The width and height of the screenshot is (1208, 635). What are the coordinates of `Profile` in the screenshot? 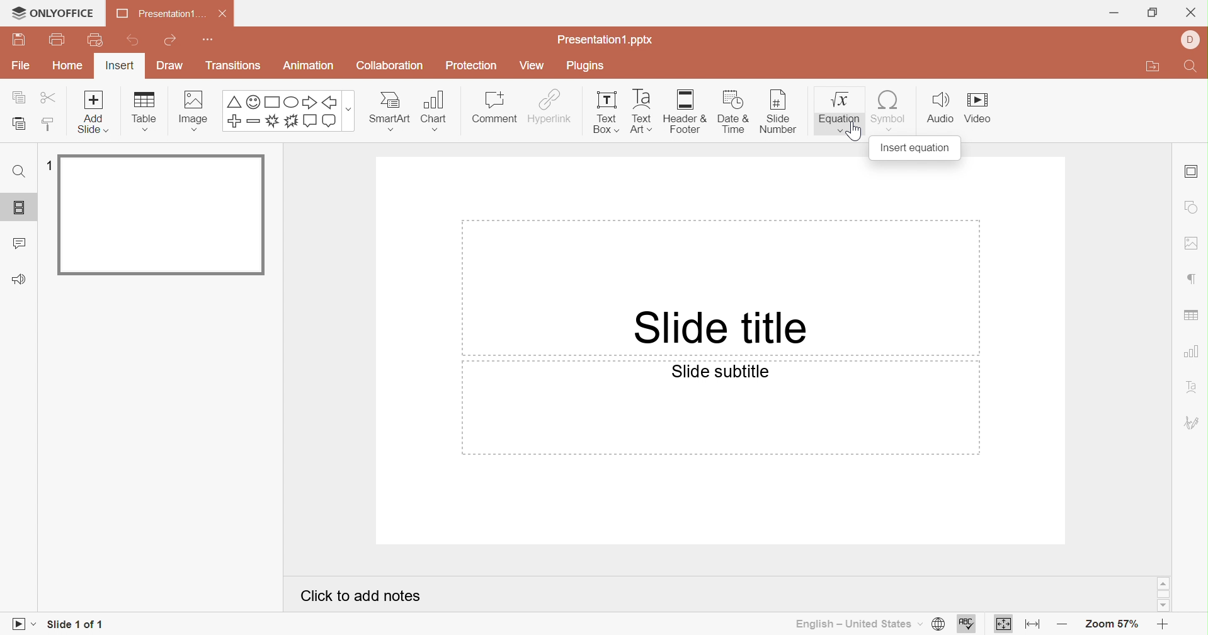 It's located at (1193, 40).